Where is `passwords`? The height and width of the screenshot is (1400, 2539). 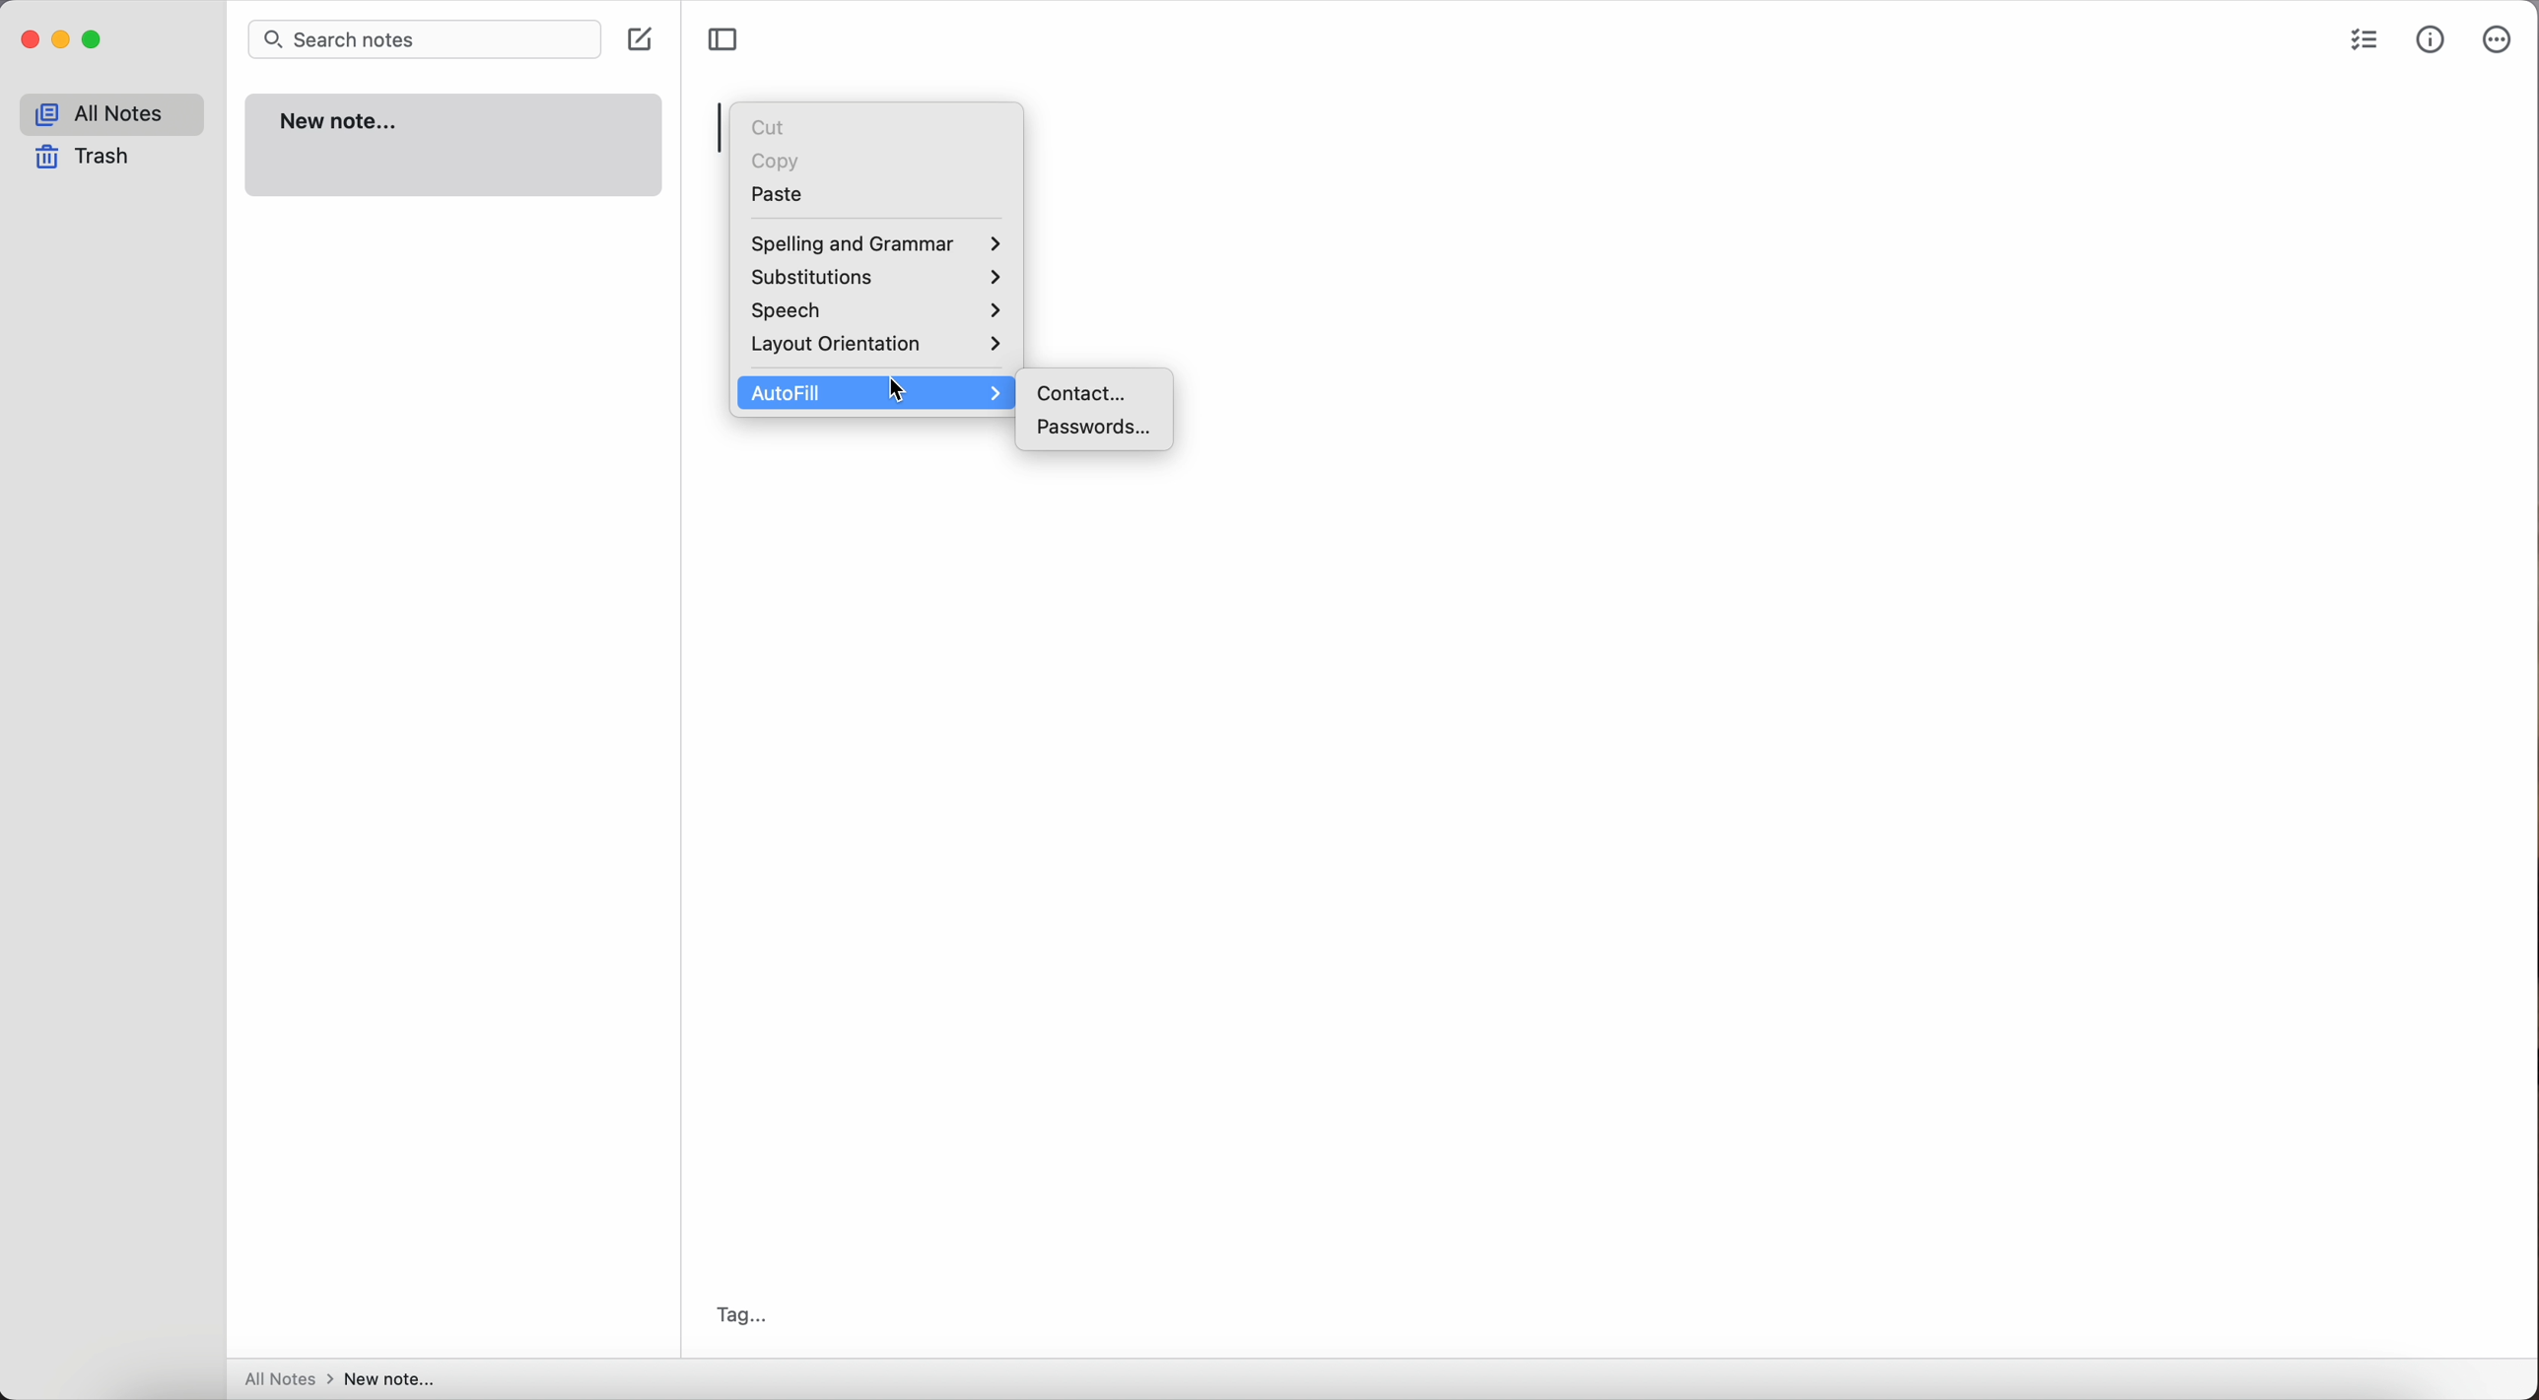
passwords is located at coordinates (1097, 428).